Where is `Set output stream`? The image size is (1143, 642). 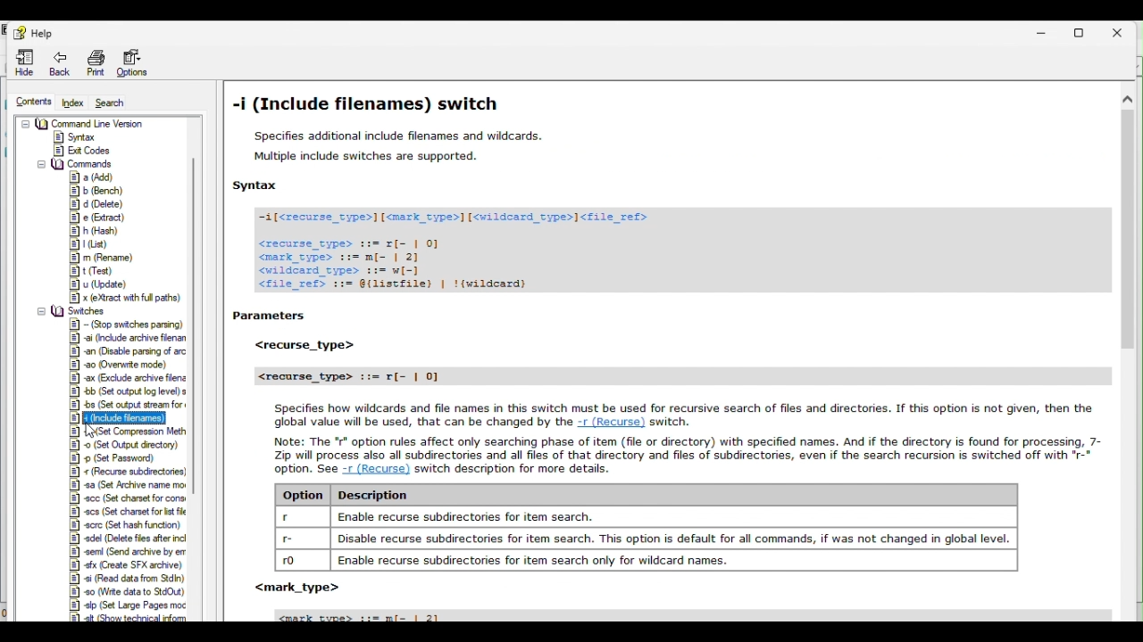
Set output stream is located at coordinates (128, 405).